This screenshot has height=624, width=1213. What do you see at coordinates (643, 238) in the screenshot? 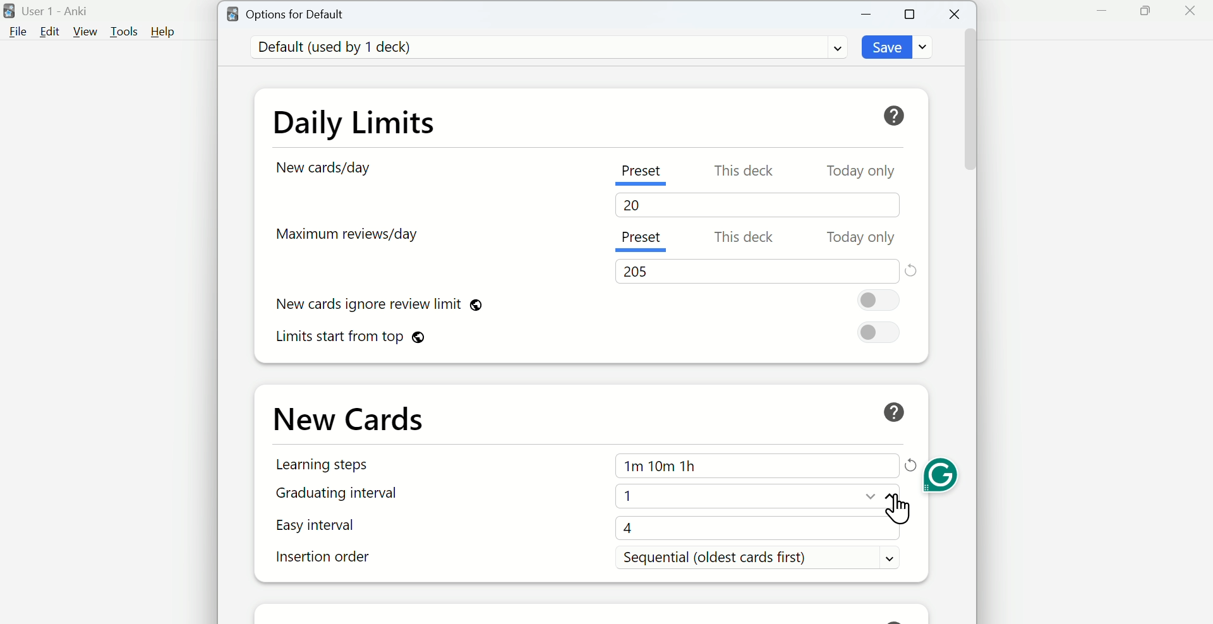
I see `Present` at bounding box center [643, 238].